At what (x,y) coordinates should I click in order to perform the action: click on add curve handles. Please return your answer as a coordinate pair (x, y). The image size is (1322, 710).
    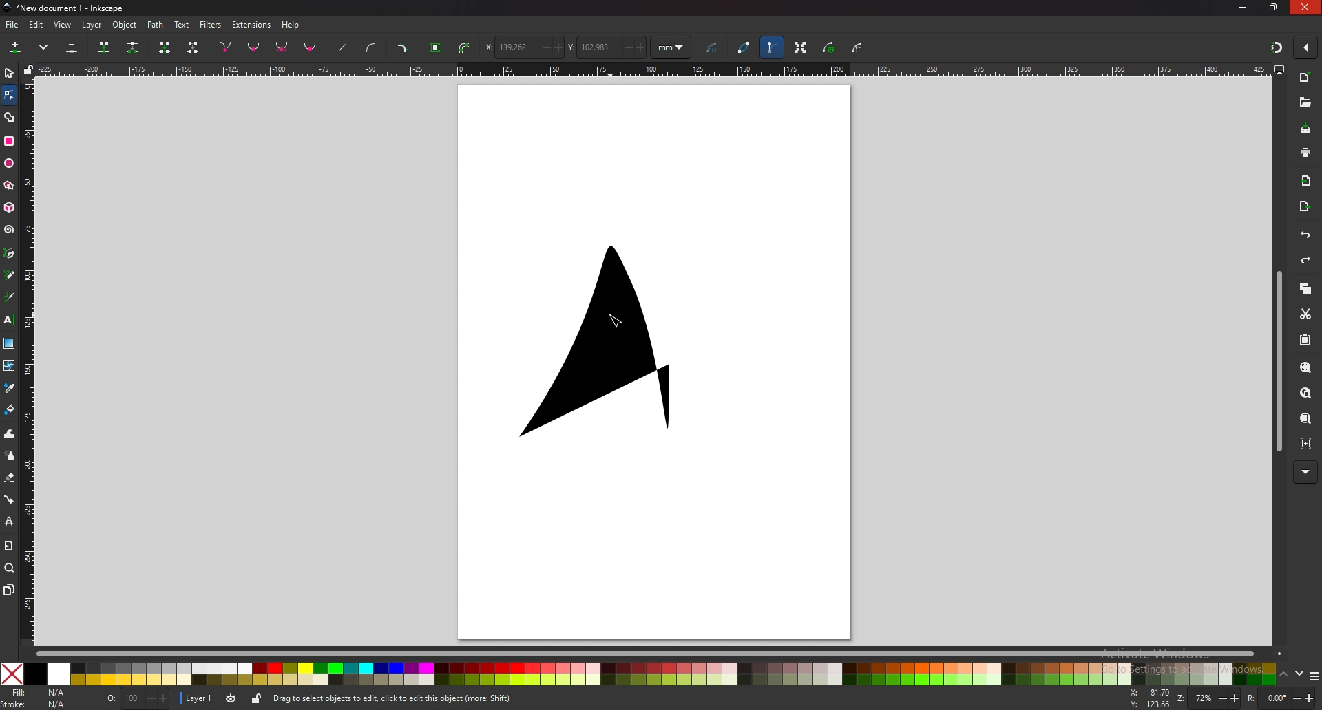
    Looking at the image, I should click on (372, 49).